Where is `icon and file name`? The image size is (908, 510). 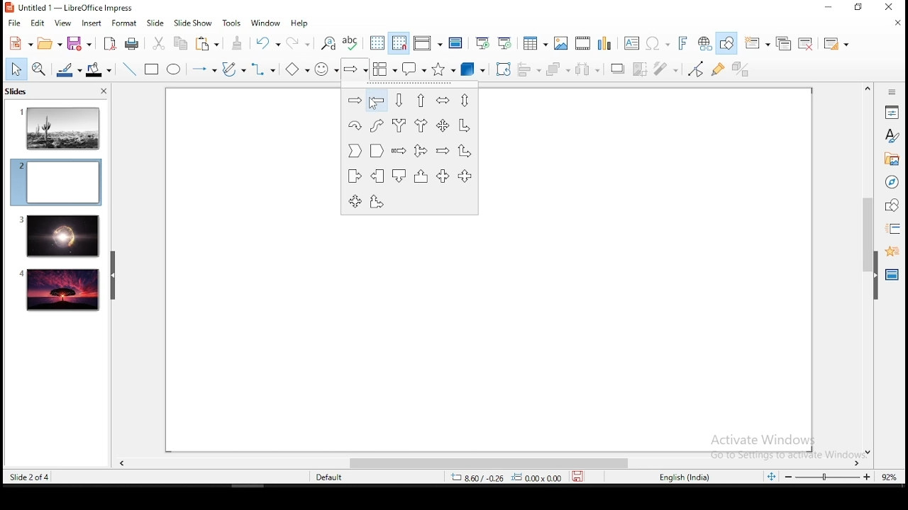 icon and file name is located at coordinates (70, 7).